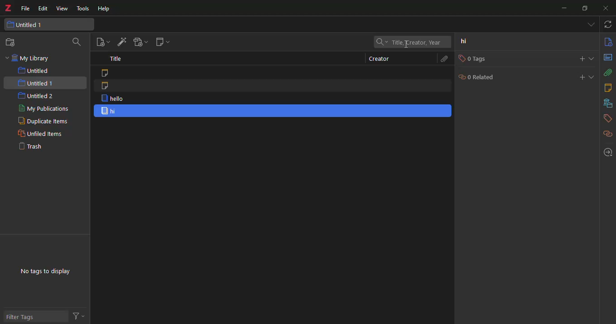  I want to click on title, creator, year, so click(410, 41).